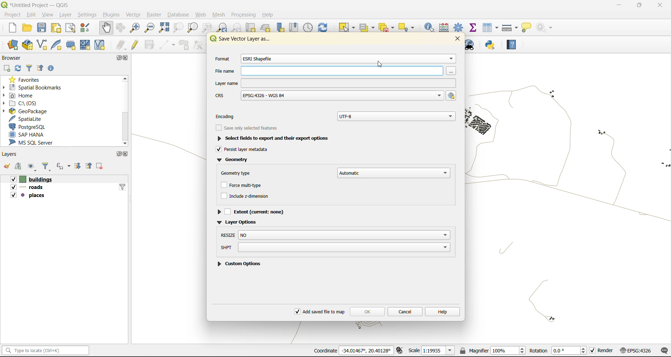  I want to click on custom options, so click(242, 264).